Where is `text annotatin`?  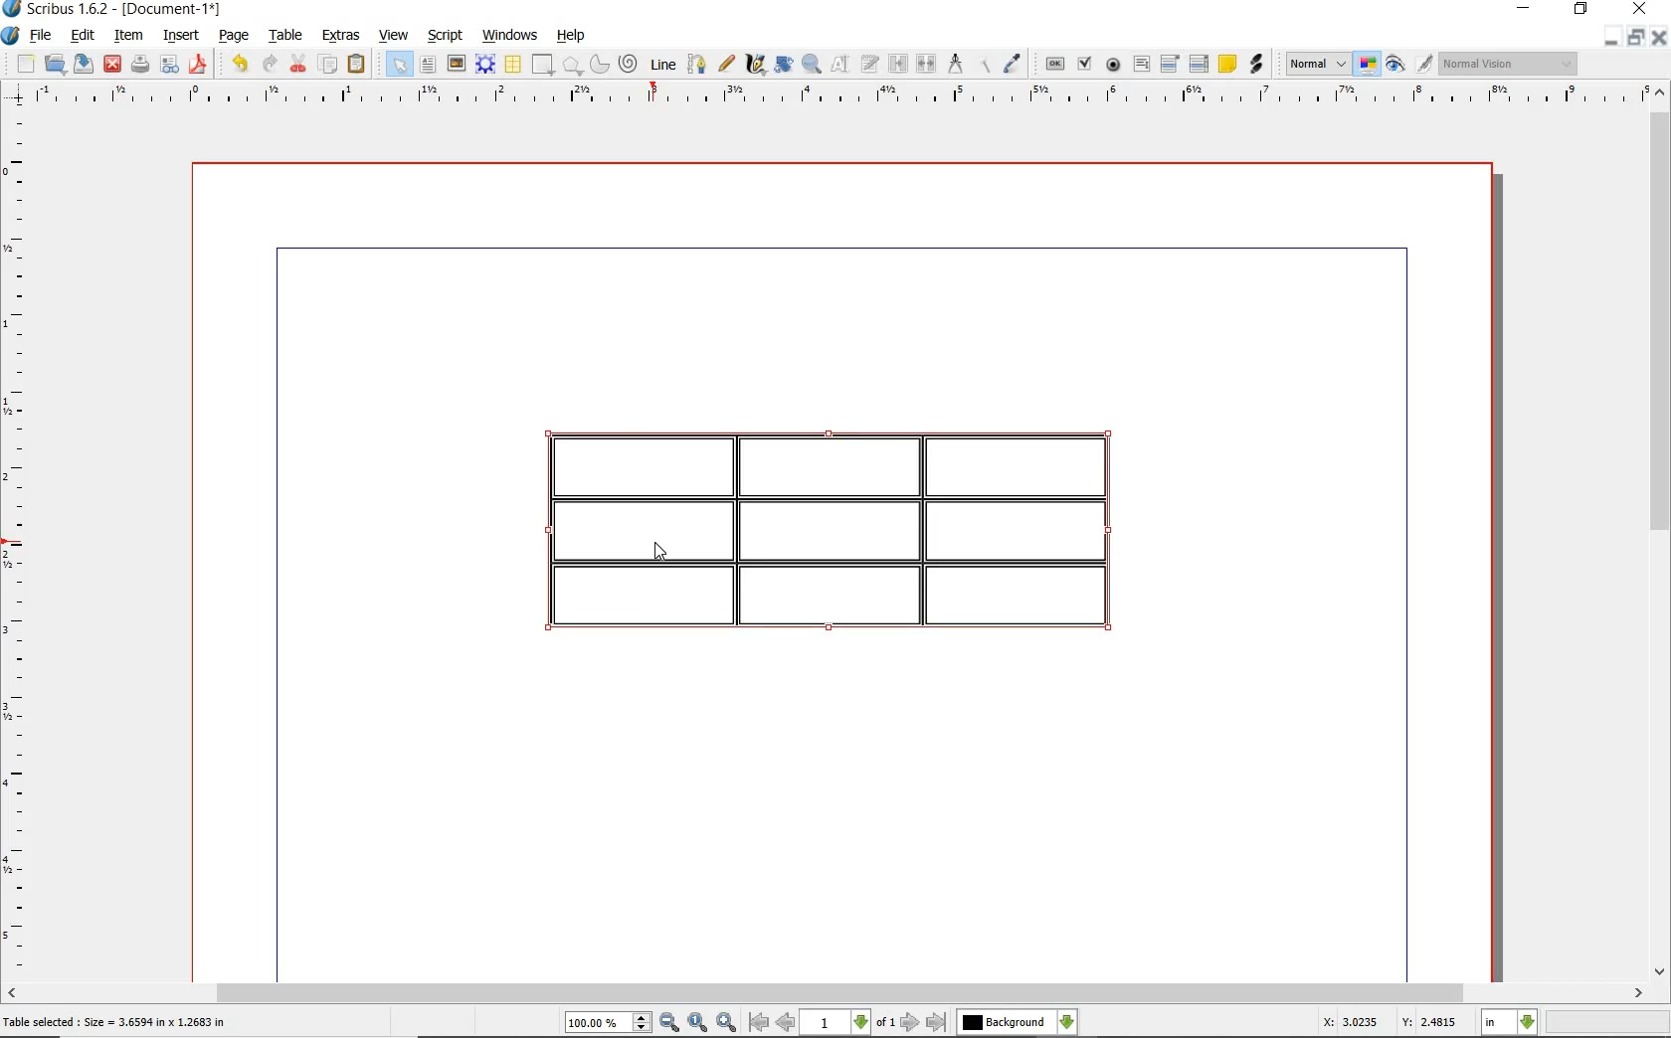 text annotatin is located at coordinates (1227, 63).